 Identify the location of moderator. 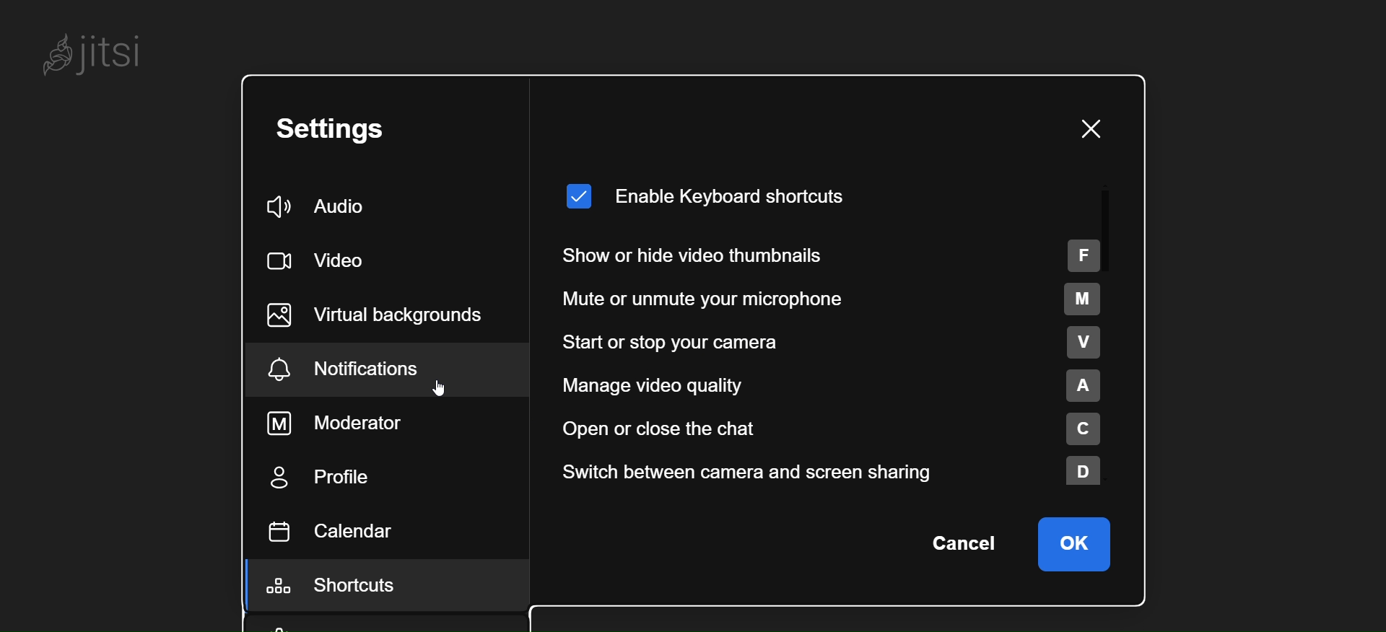
(339, 423).